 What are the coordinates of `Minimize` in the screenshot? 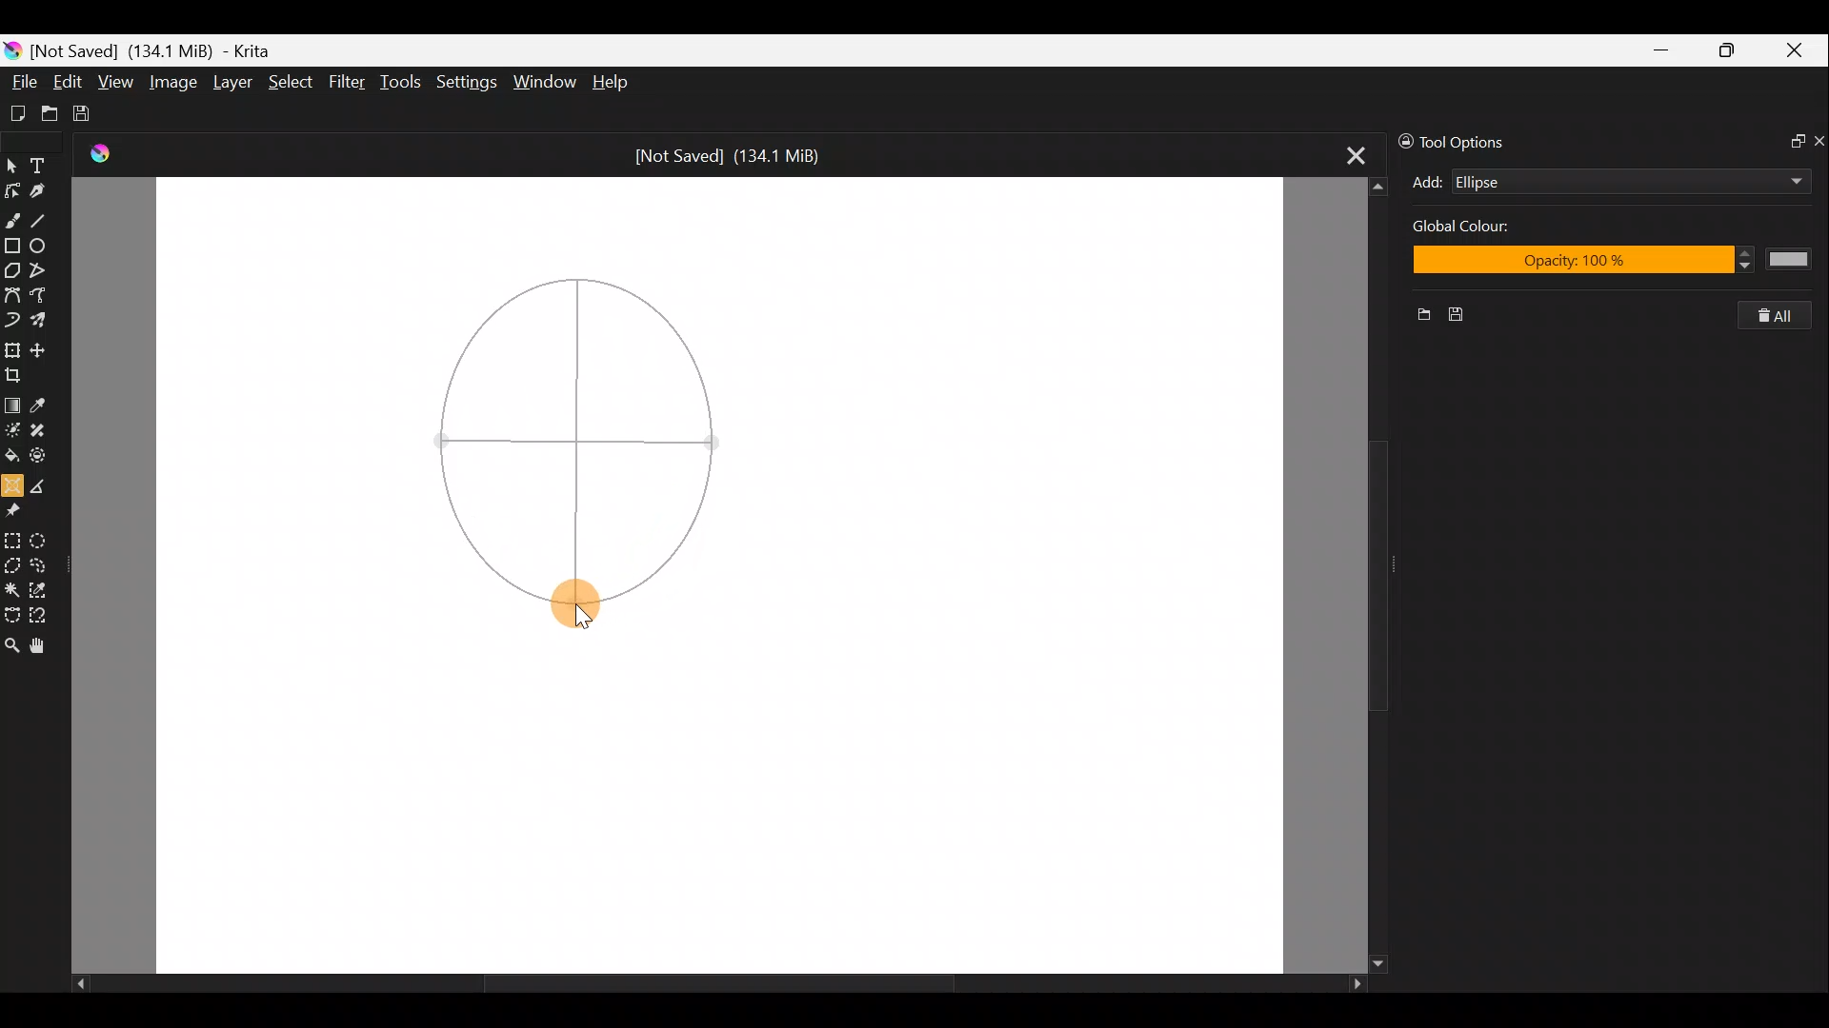 It's located at (1663, 49).